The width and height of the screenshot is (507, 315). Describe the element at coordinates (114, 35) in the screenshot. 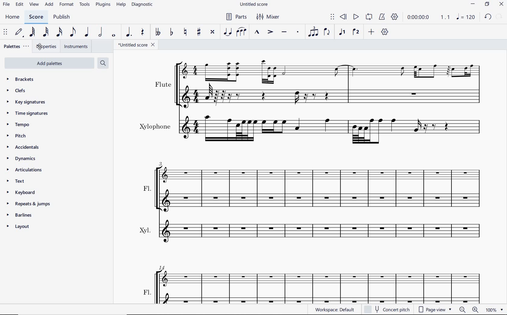

I see `WHOLE NOTE` at that location.